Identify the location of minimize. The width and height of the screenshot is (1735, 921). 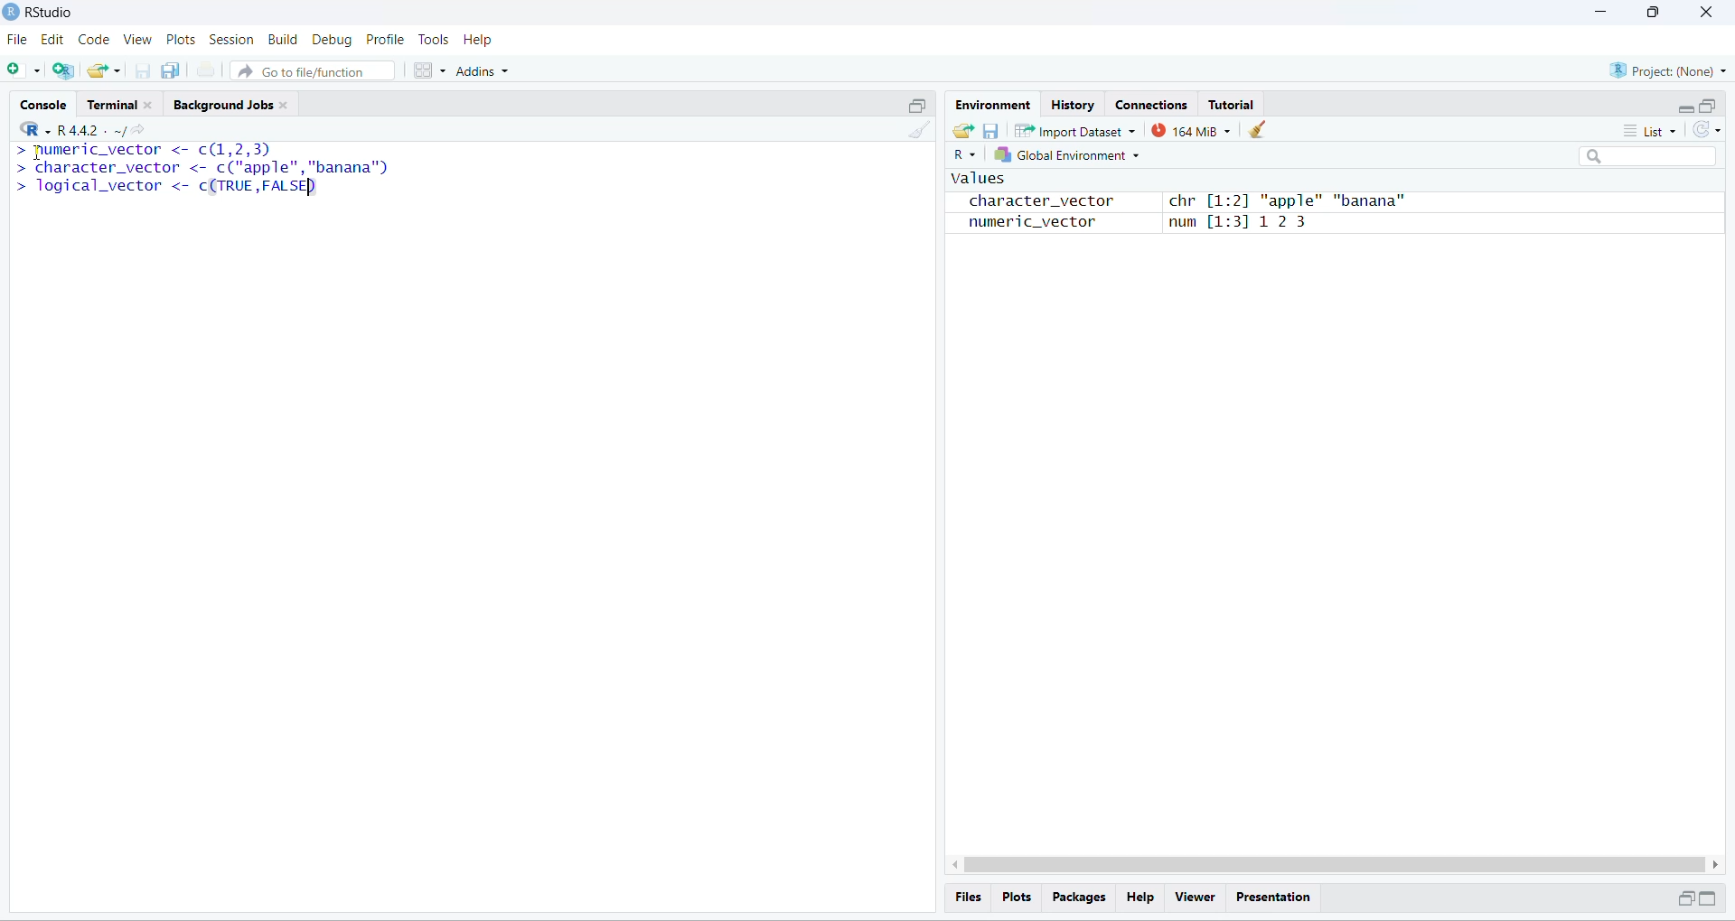
(1686, 110).